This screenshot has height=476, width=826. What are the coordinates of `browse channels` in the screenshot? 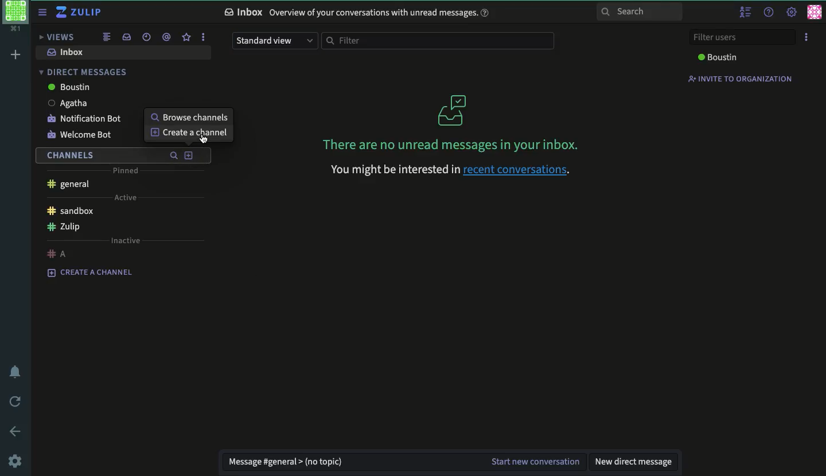 It's located at (190, 116).